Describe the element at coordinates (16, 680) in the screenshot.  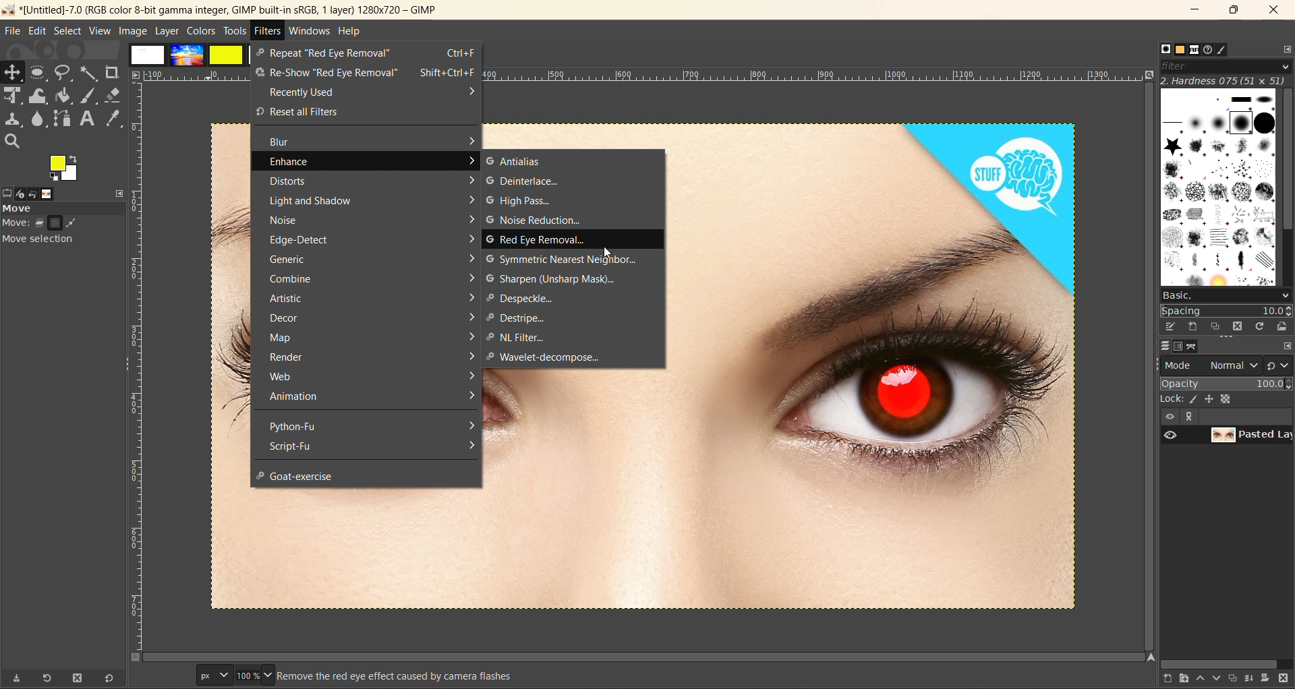
I see `save tool preset` at that location.